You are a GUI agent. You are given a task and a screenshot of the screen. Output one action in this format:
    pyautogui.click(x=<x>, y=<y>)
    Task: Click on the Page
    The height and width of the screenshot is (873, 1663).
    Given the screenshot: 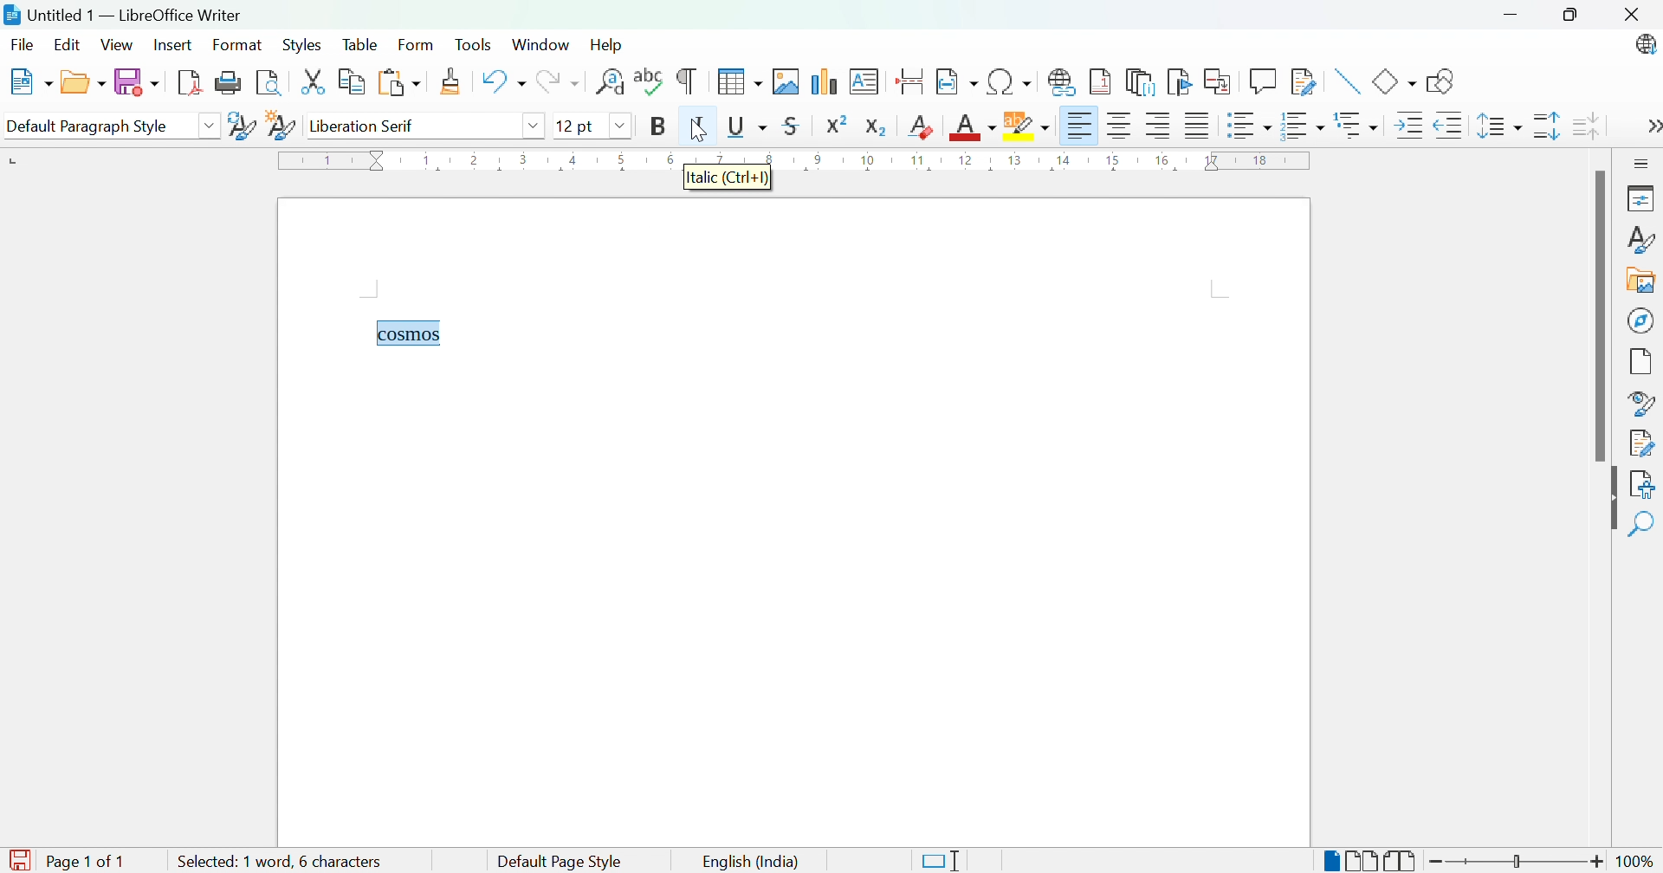 What is the action you would take?
    pyautogui.click(x=1641, y=364)
    